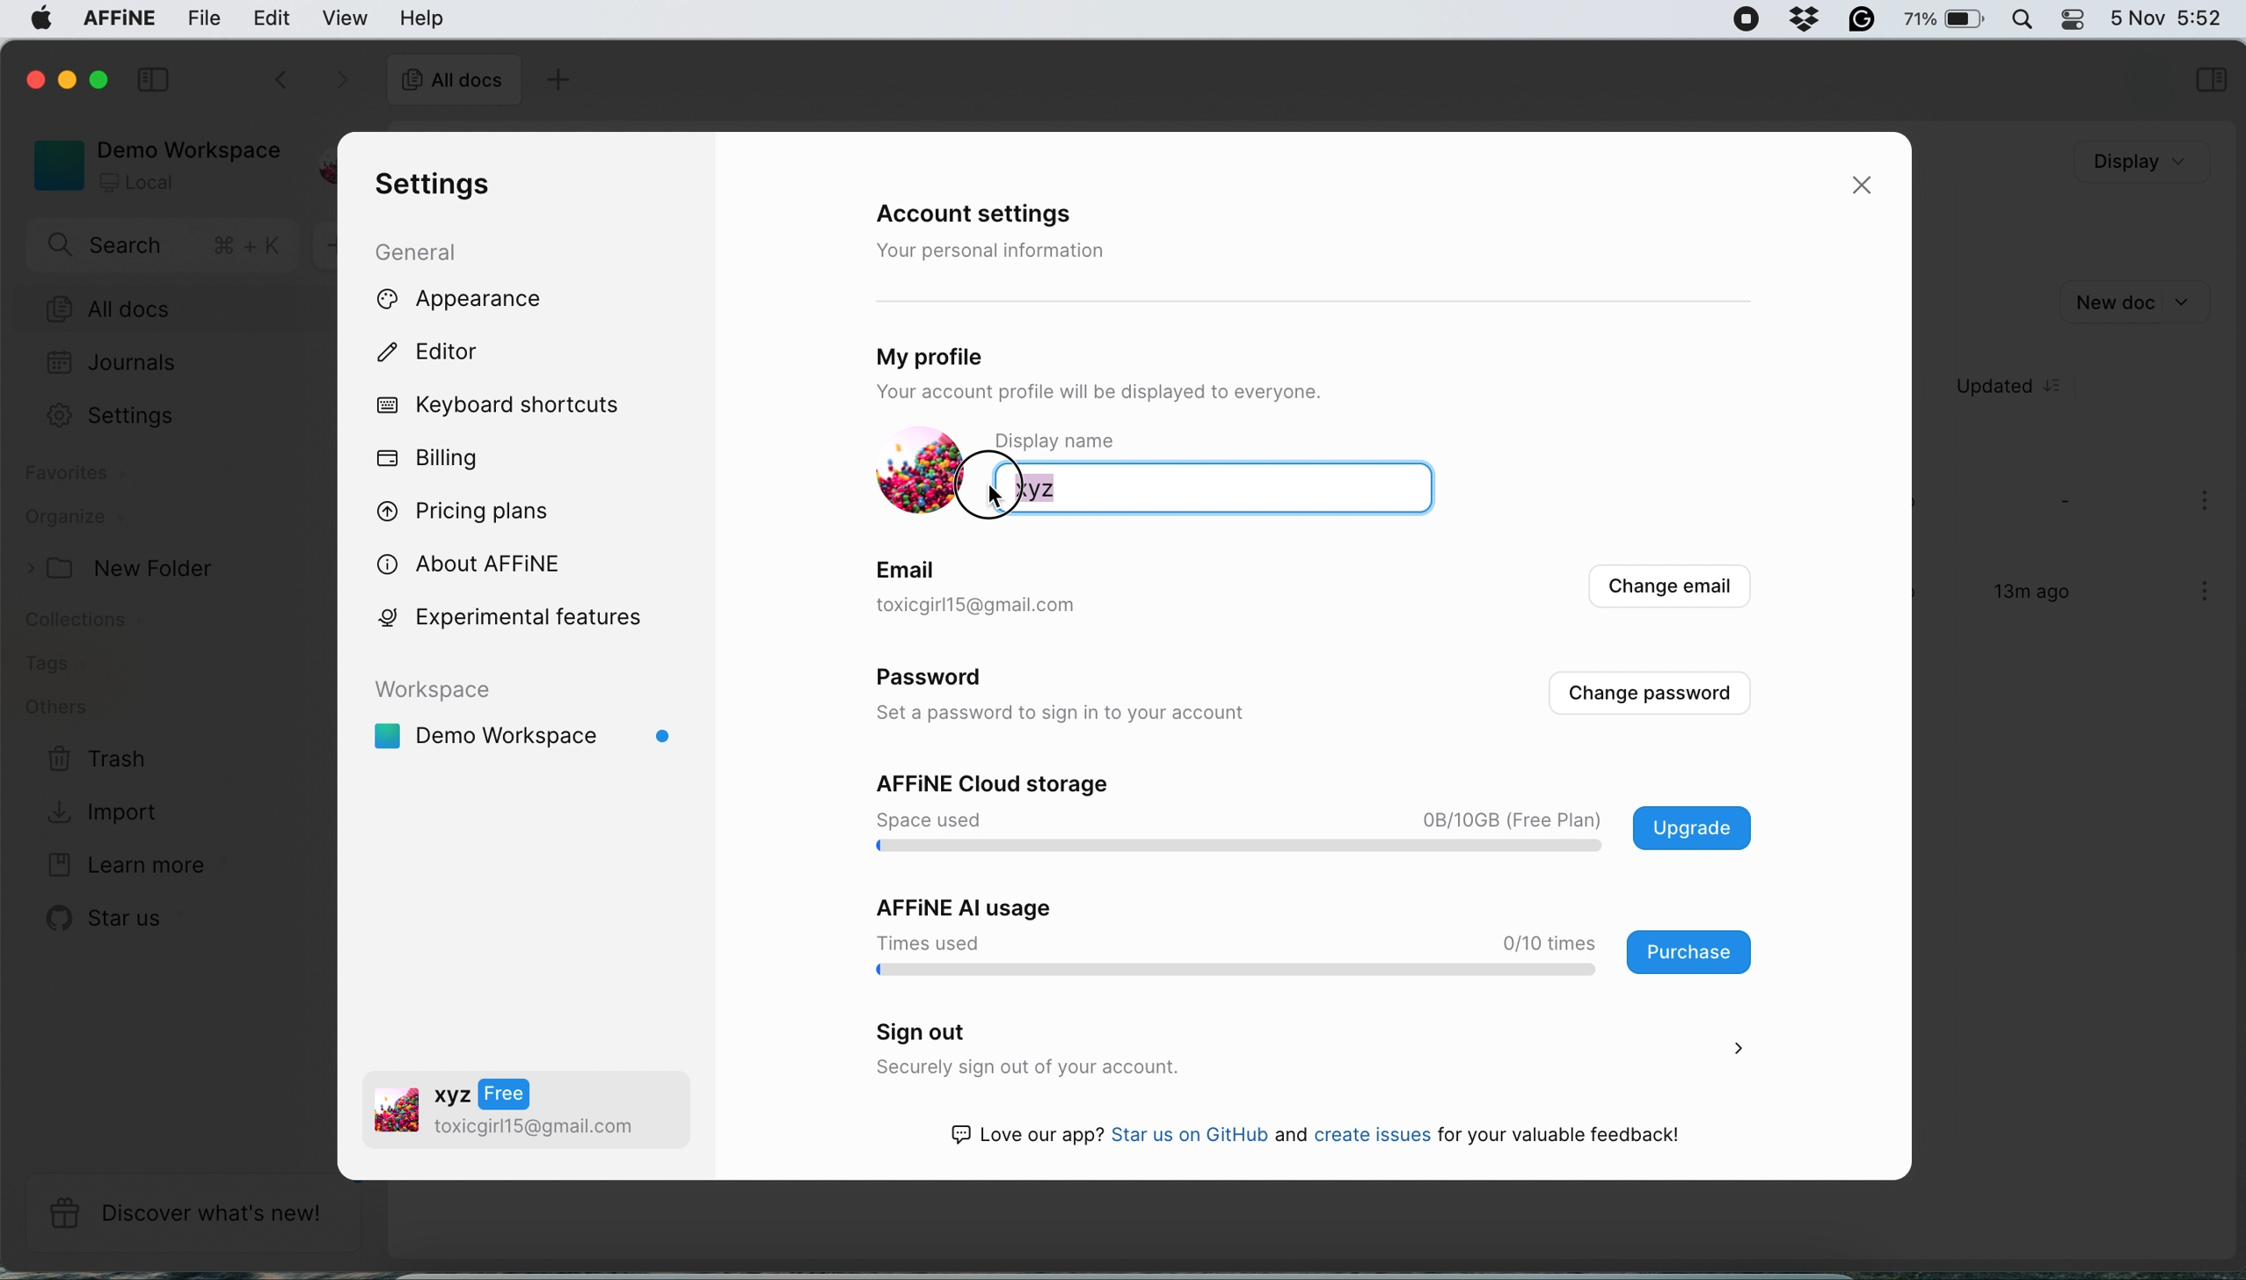  Describe the element at coordinates (1736, 19) in the screenshot. I see `screen recorder` at that location.